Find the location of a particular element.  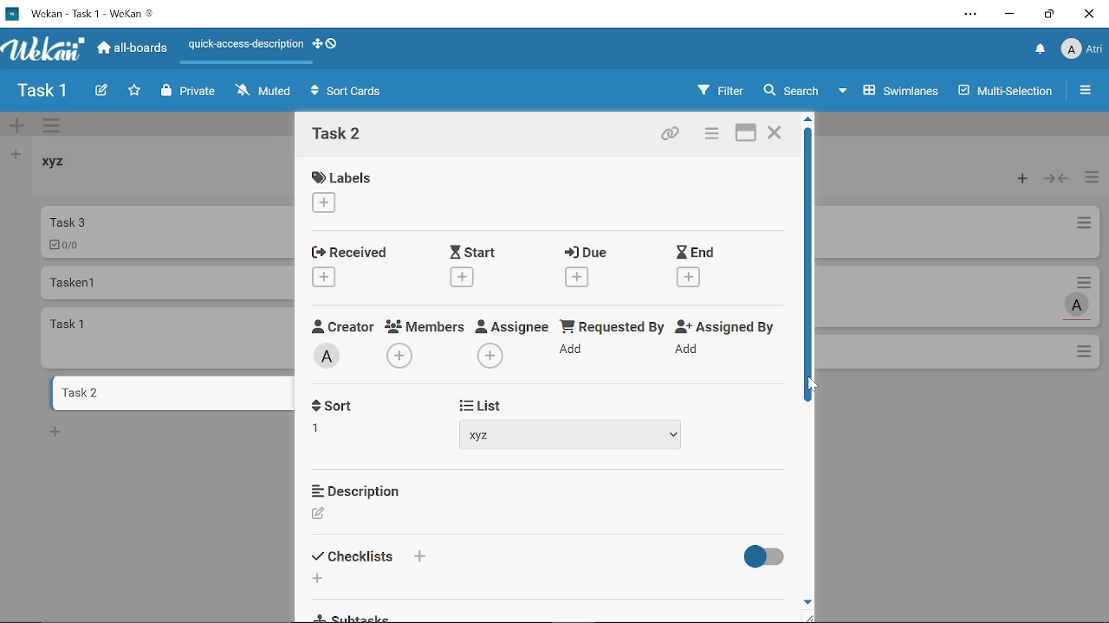

Sort is located at coordinates (329, 402).